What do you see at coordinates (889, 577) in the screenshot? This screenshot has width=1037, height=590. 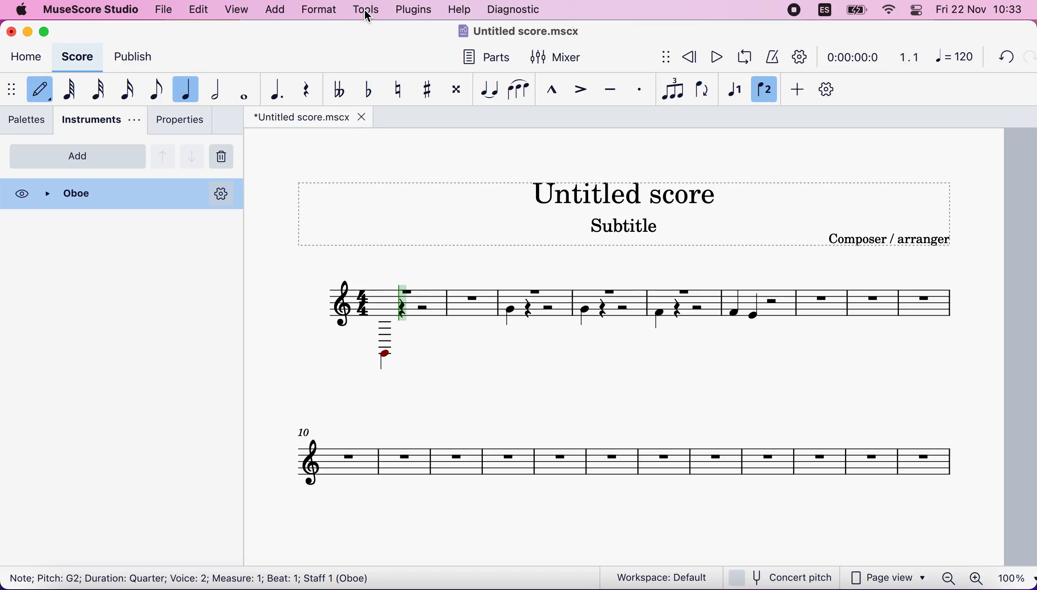 I see `page view` at bounding box center [889, 577].